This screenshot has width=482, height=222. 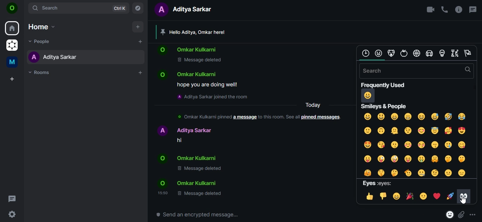 What do you see at coordinates (421, 130) in the screenshot?
I see `smiling face with smiling smile` at bounding box center [421, 130].